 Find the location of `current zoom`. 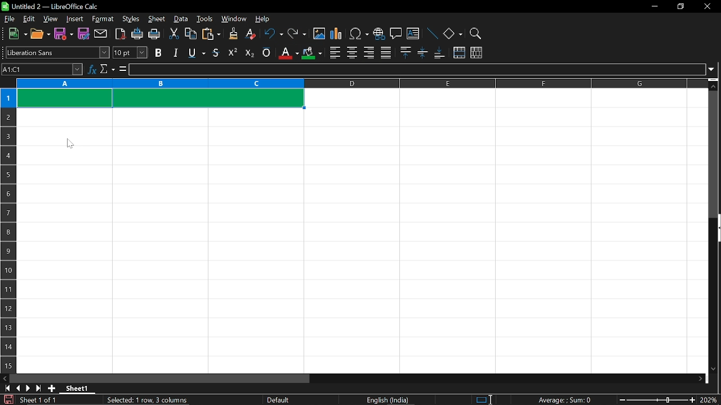

current zoom is located at coordinates (710, 400).